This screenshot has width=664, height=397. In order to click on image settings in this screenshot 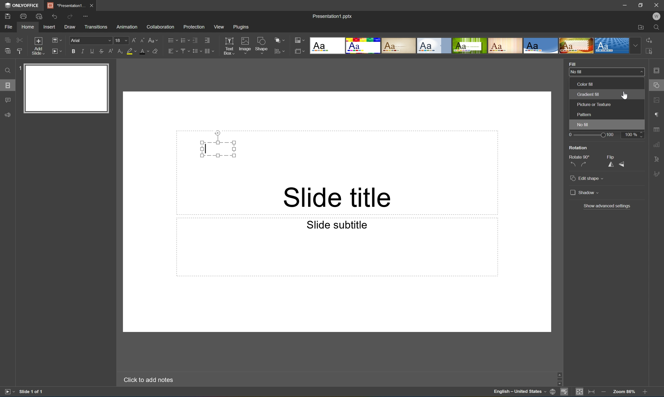, I will do `click(657, 101)`.